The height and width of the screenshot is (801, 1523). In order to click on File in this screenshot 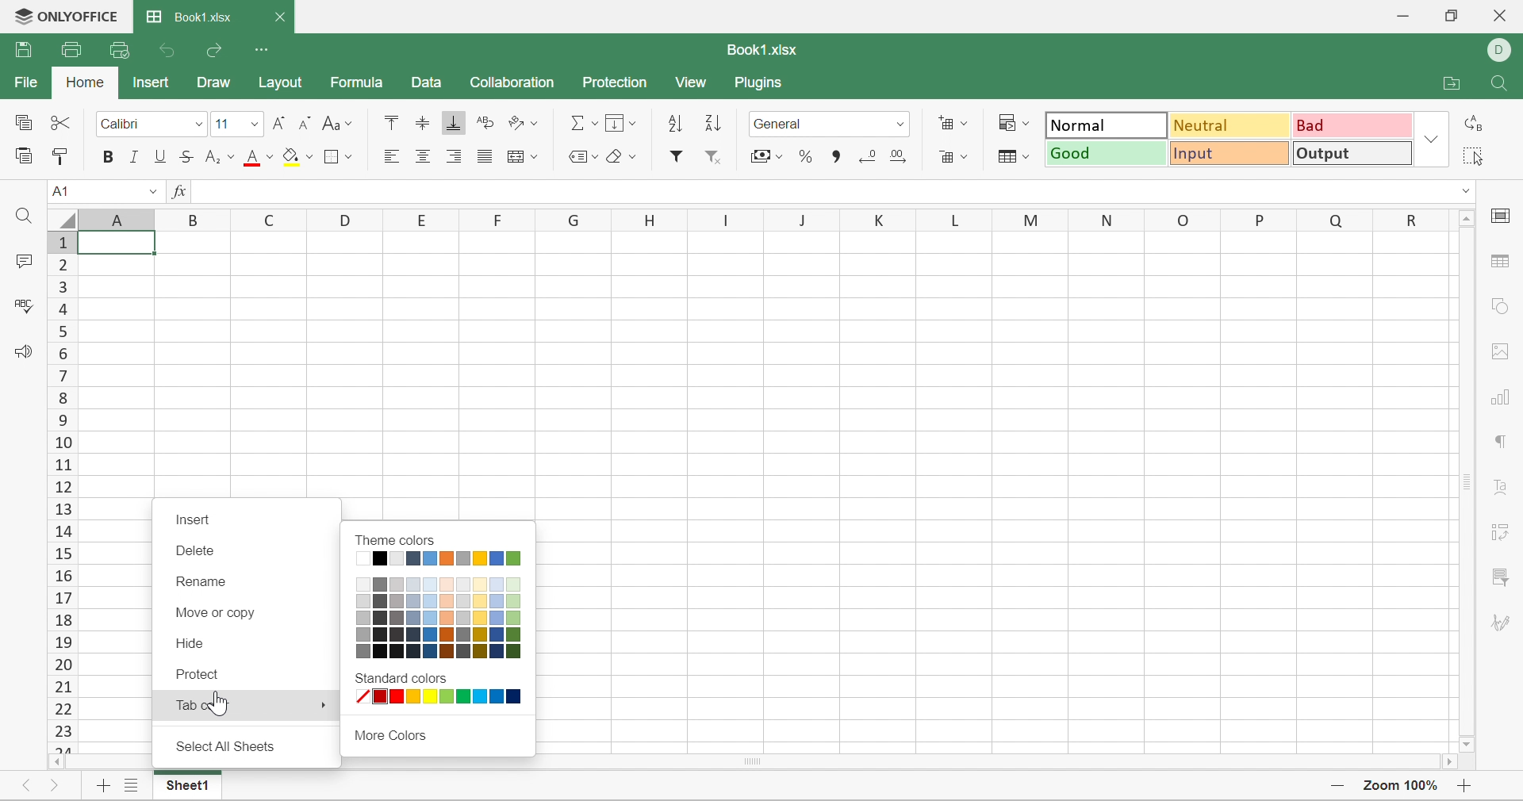, I will do `click(27, 83)`.